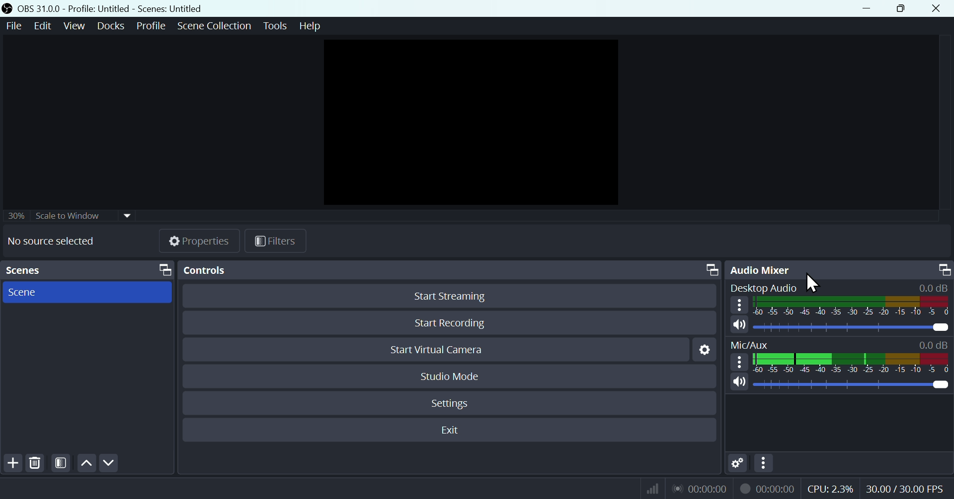 The height and width of the screenshot is (499, 954). Describe the element at coordinates (651, 489) in the screenshot. I see `Bitrate` at that location.